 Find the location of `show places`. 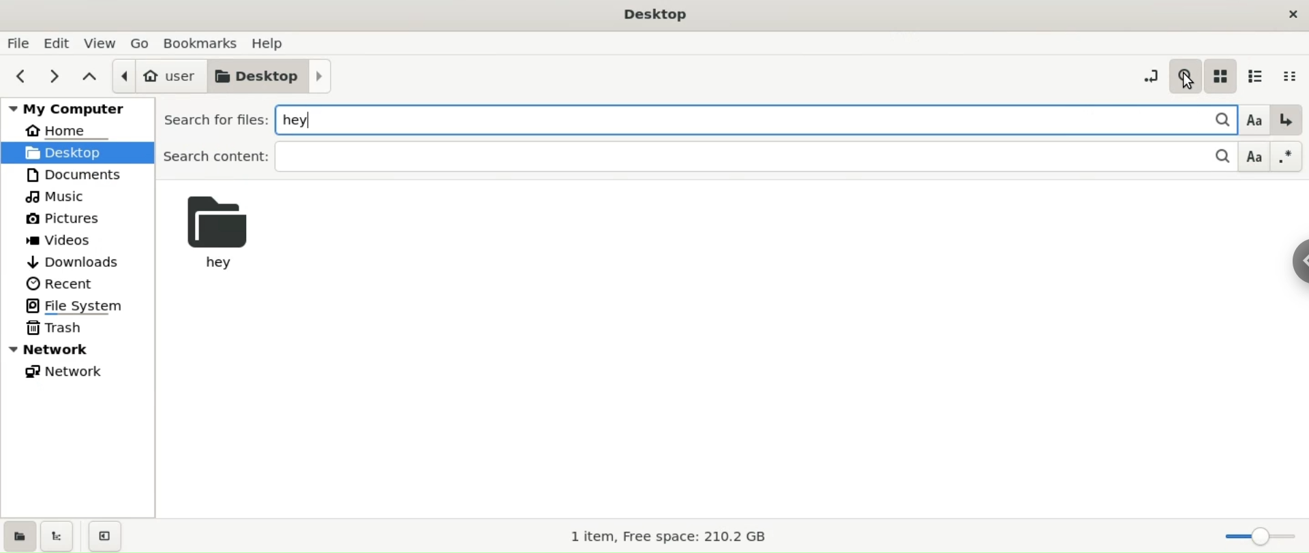

show places is located at coordinates (19, 535).